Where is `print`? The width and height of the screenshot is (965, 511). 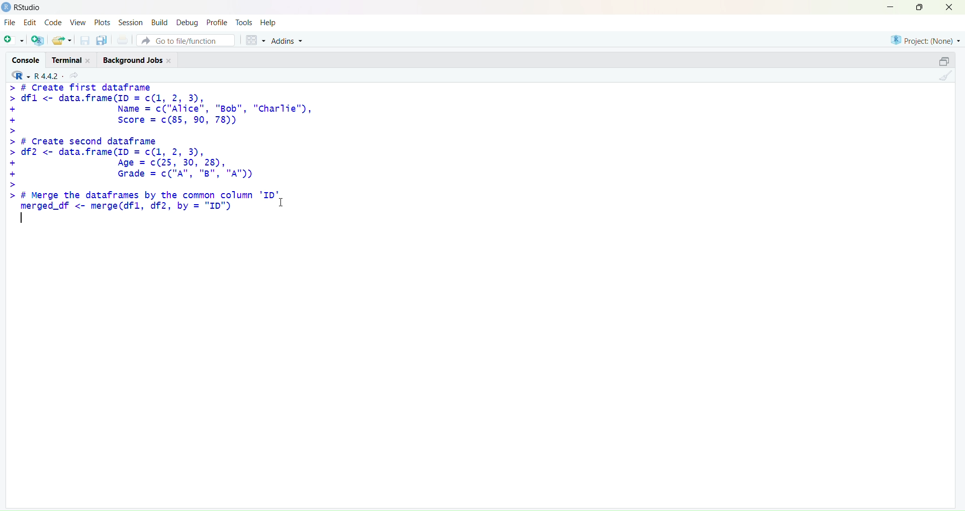
print is located at coordinates (122, 40).